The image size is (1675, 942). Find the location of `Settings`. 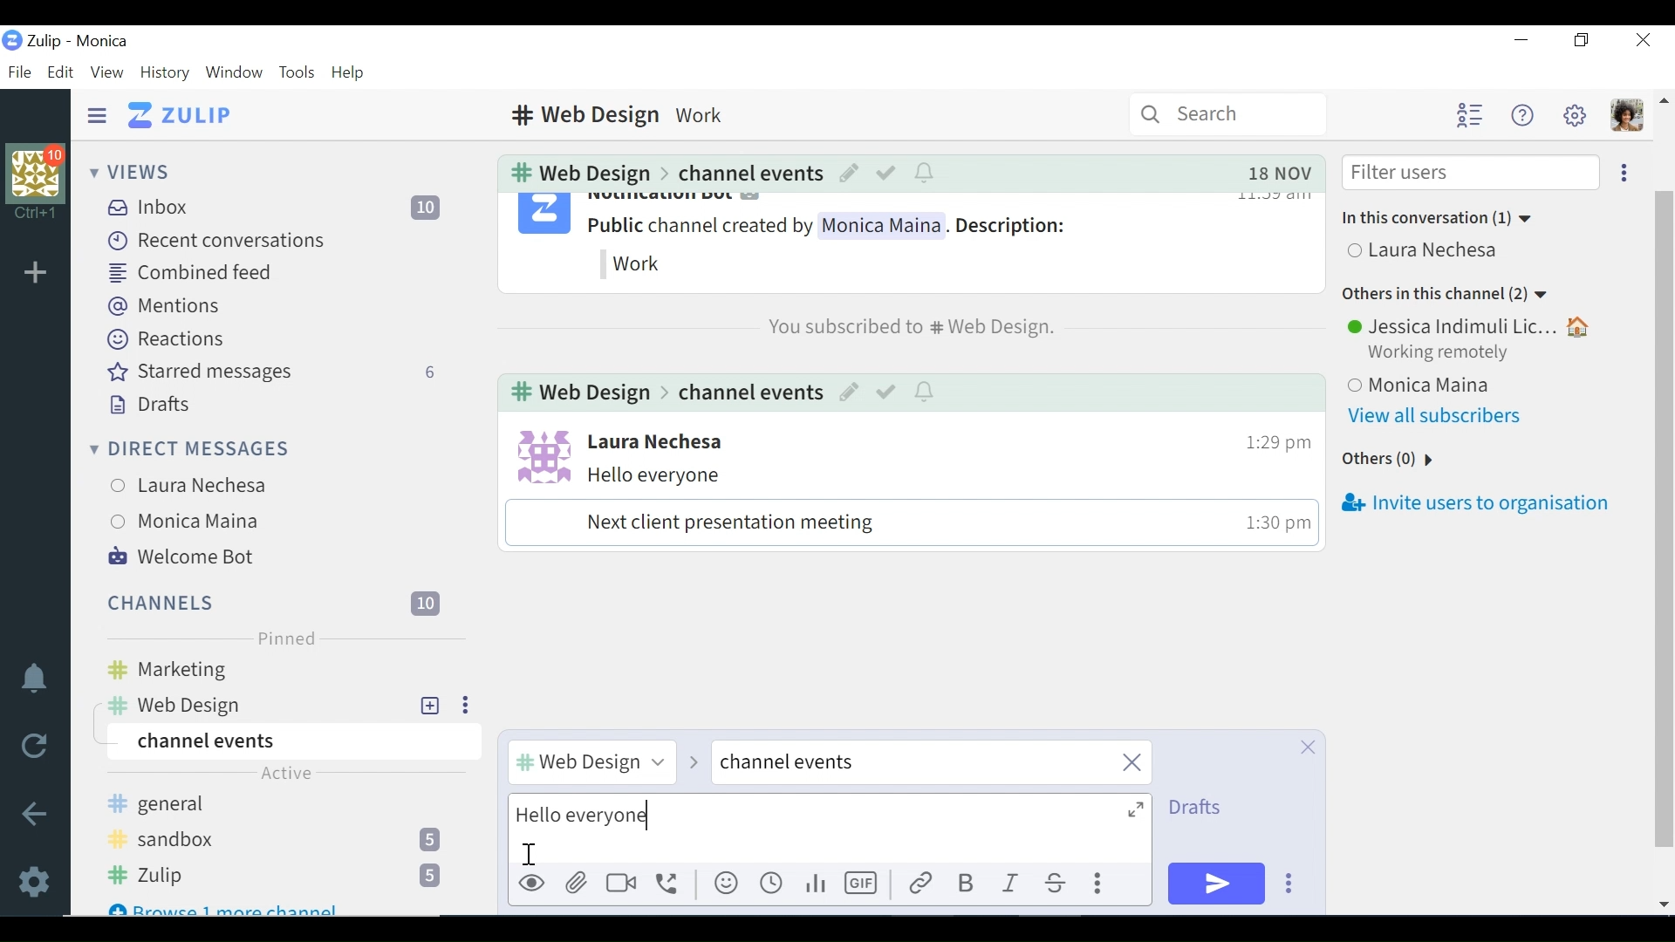

Settings is located at coordinates (38, 879).